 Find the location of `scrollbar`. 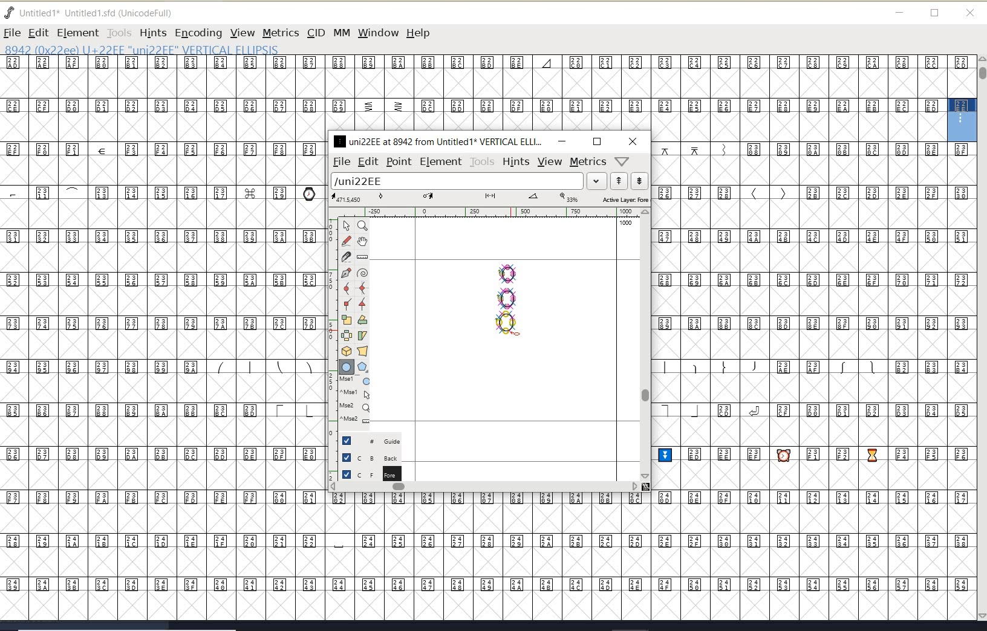

scrollbar is located at coordinates (484, 488).